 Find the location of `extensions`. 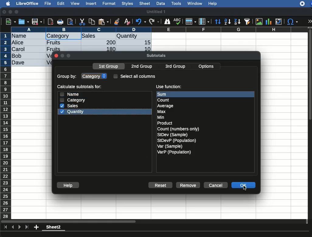

extensions is located at coordinates (306, 4).